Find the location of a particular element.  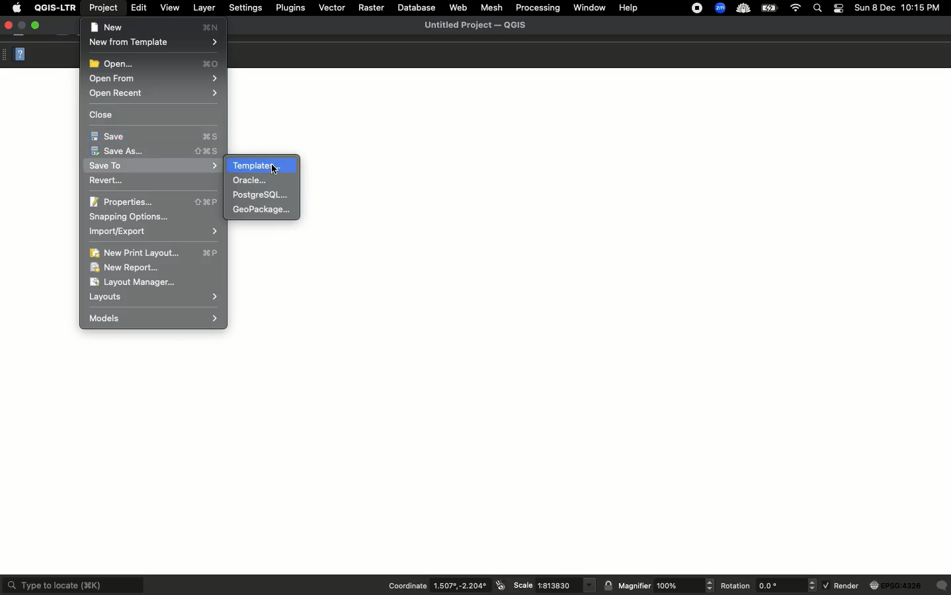

Edit is located at coordinates (137, 8).